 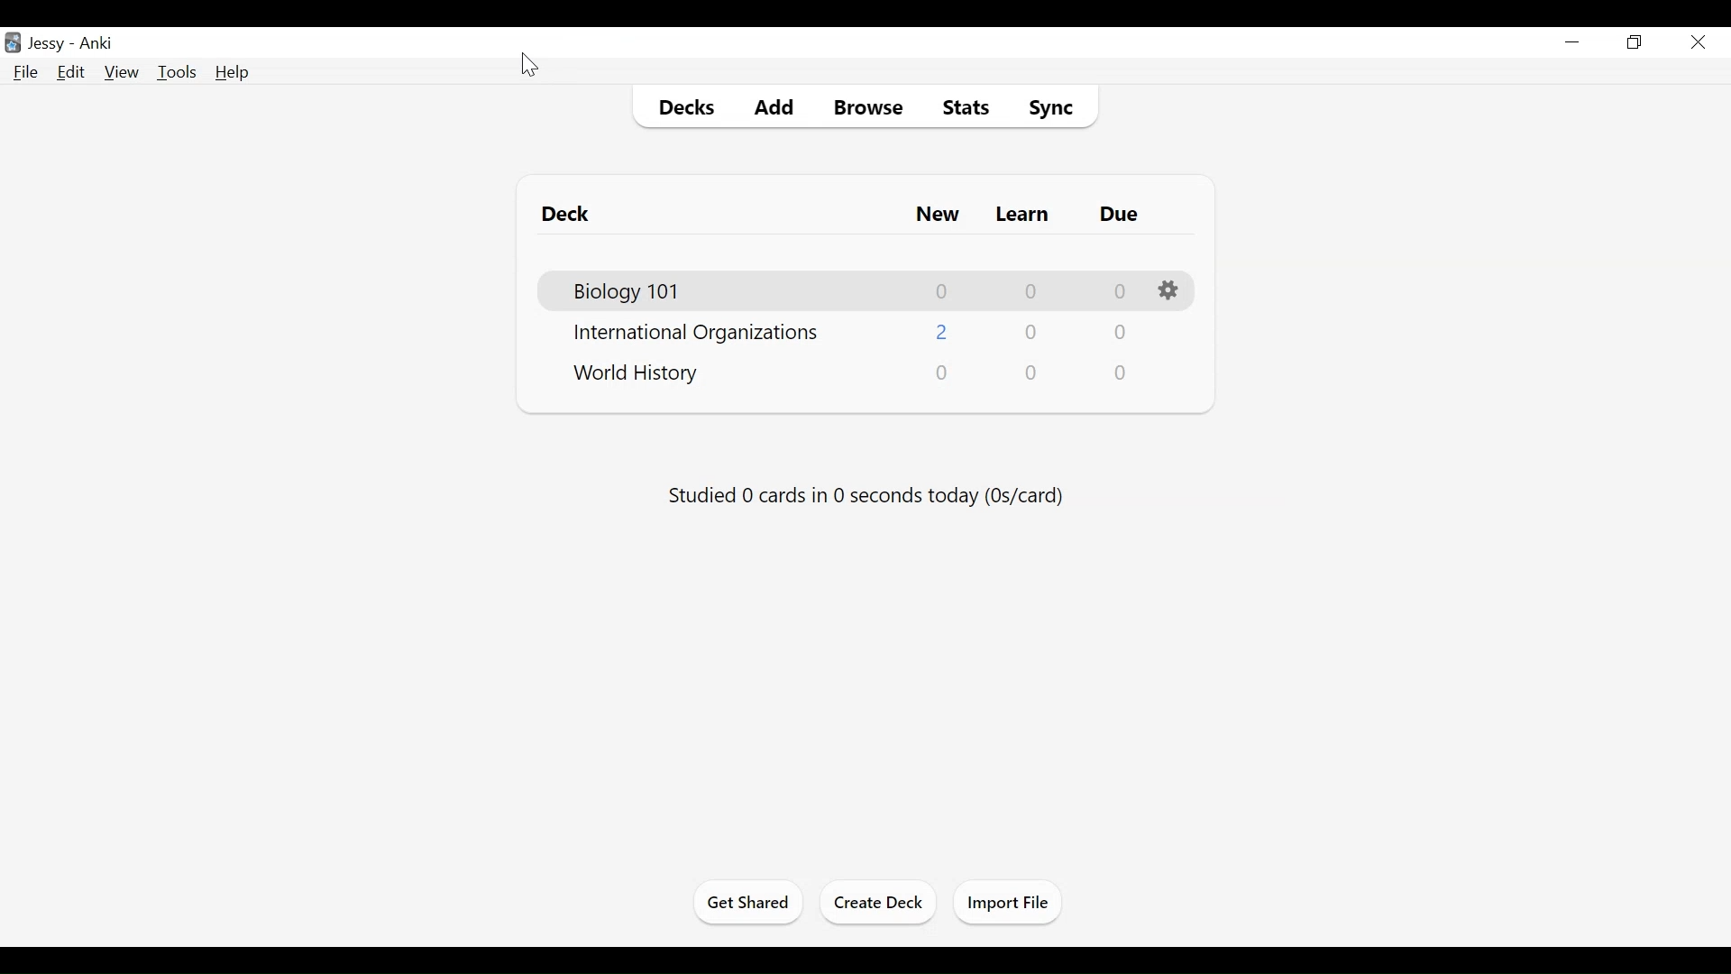 What do you see at coordinates (1011, 904) in the screenshot?
I see `Import File` at bounding box center [1011, 904].